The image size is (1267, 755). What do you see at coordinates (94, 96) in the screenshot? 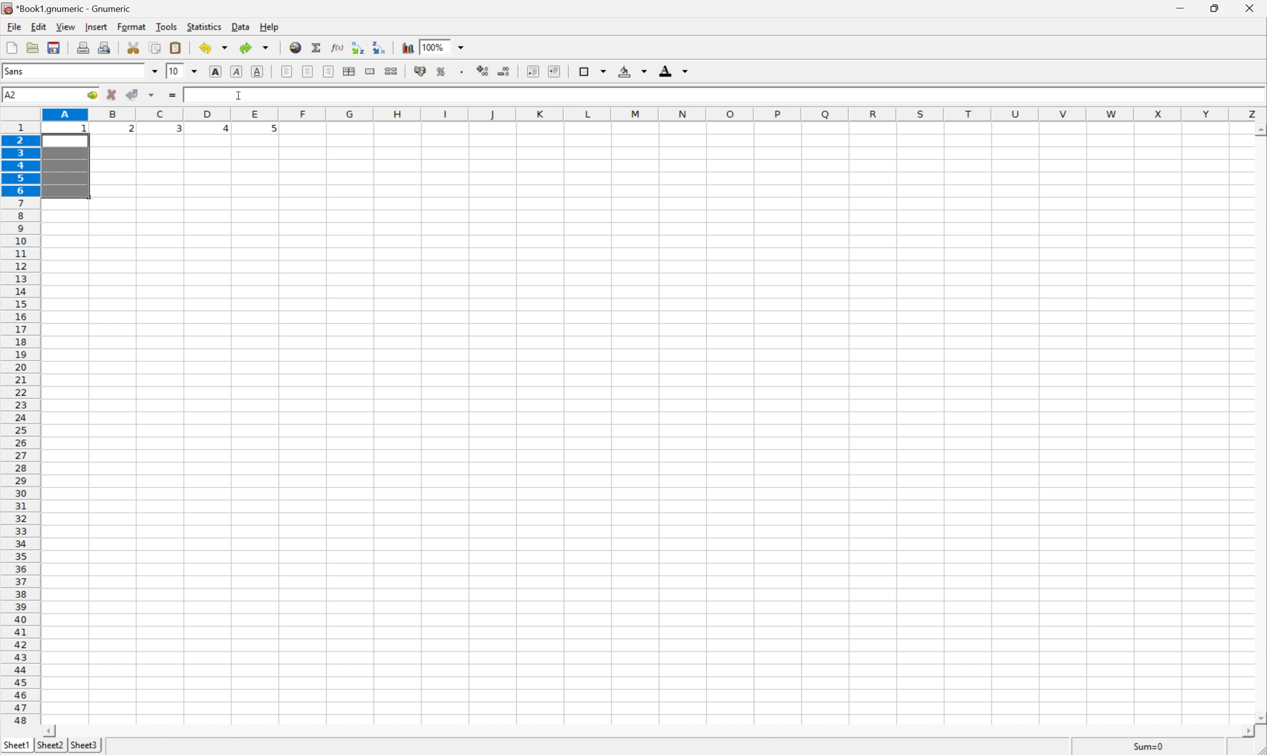
I see `go to` at bounding box center [94, 96].